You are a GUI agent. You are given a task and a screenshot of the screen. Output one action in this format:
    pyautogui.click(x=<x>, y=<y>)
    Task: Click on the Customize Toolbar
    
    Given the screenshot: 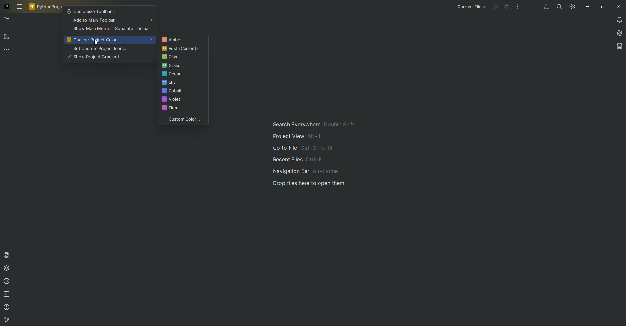 What is the action you would take?
    pyautogui.click(x=110, y=11)
    